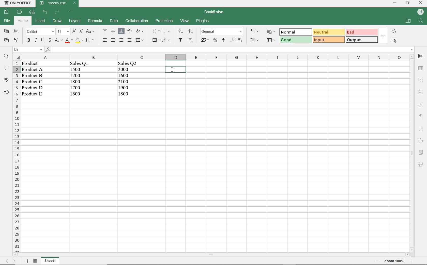 This screenshot has height=265, width=427. What do you see at coordinates (205, 40) in the screenshot?
I see `accounting style` at bounding box center [205, 40].